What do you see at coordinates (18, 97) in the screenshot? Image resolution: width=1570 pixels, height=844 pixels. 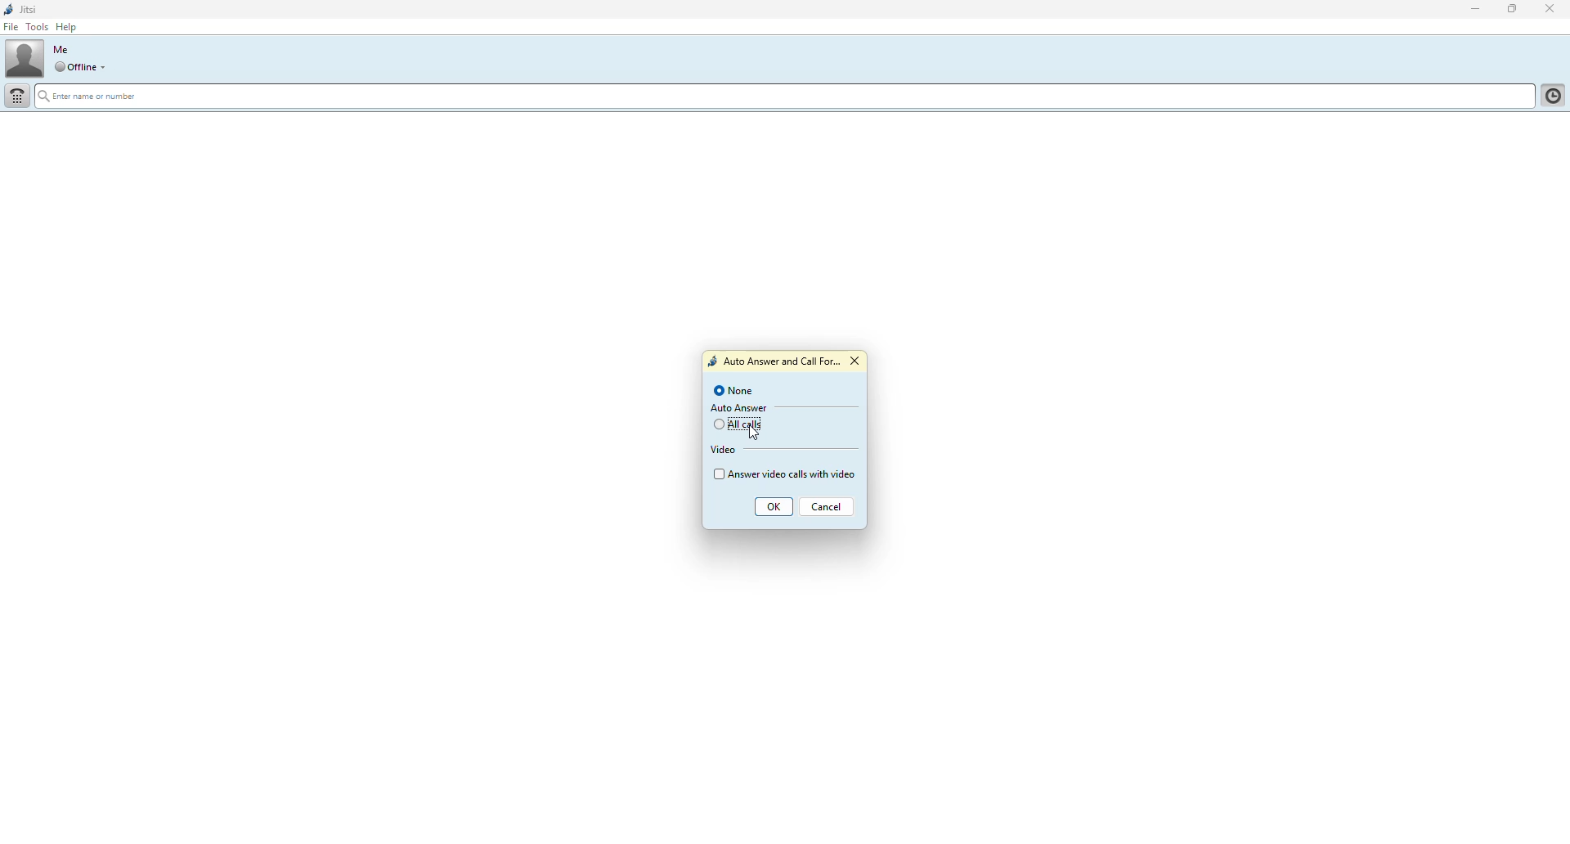 I see `dial pad` at bounding box center [18, 97].